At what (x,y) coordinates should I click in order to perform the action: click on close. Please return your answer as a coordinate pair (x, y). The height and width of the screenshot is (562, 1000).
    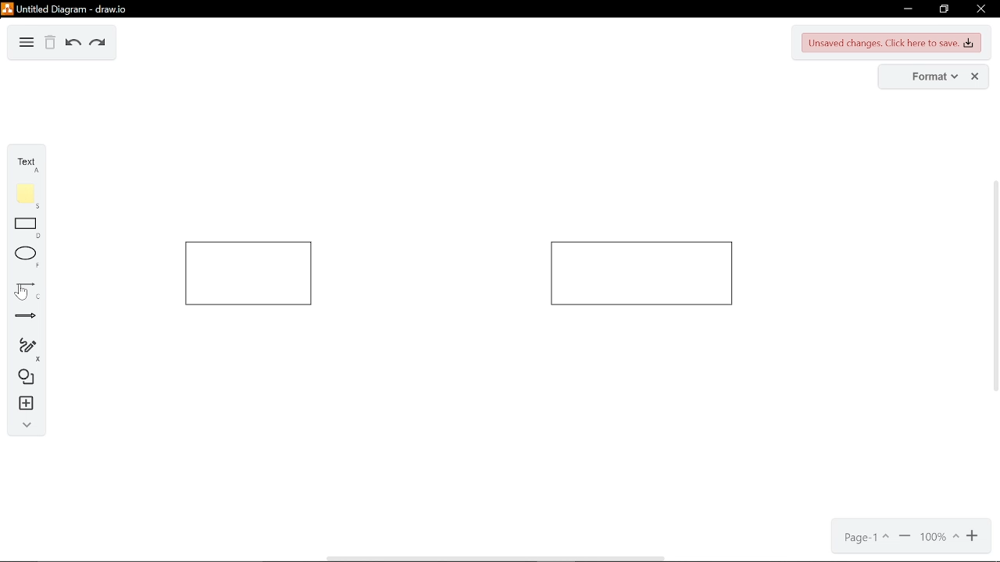
    Looking at the image, I should click on (983, 11).